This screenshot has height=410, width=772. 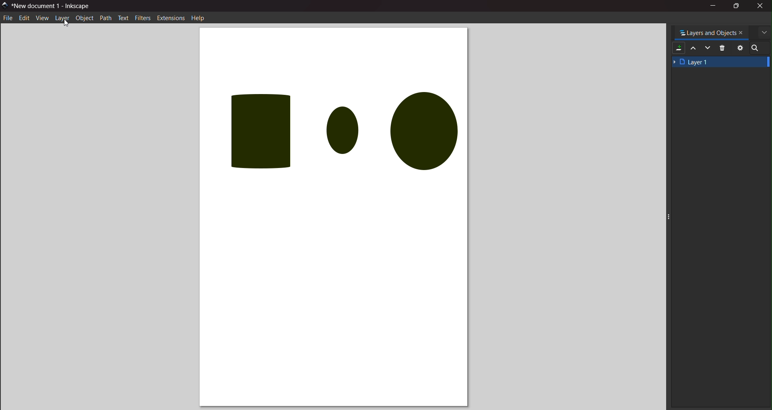 What do you see at coordinates (42, 19) in the screenshot?
I see `view` at bounding box center [42, 19].